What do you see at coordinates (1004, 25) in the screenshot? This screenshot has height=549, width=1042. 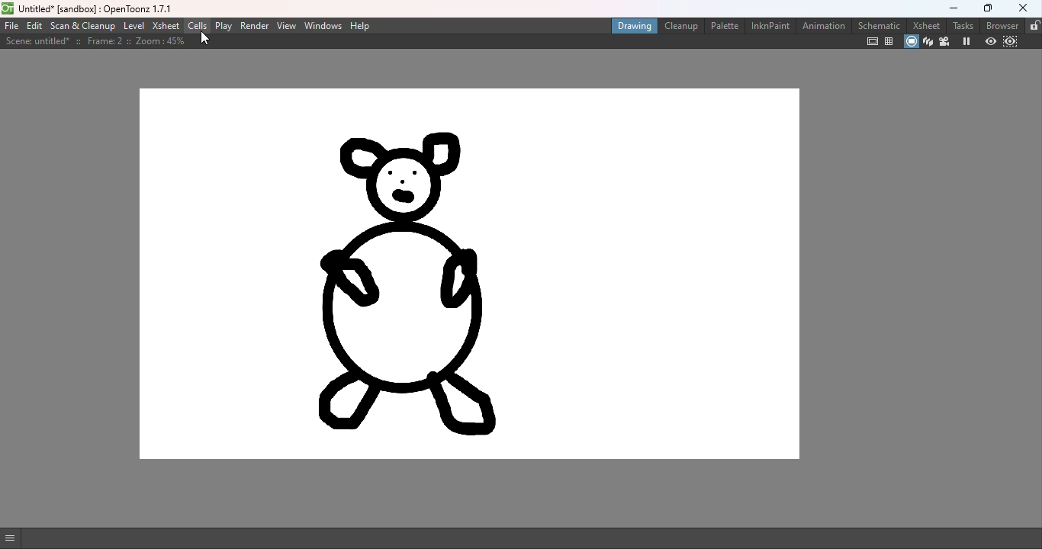 I see `Browser` at bounding box center [1004, 25].